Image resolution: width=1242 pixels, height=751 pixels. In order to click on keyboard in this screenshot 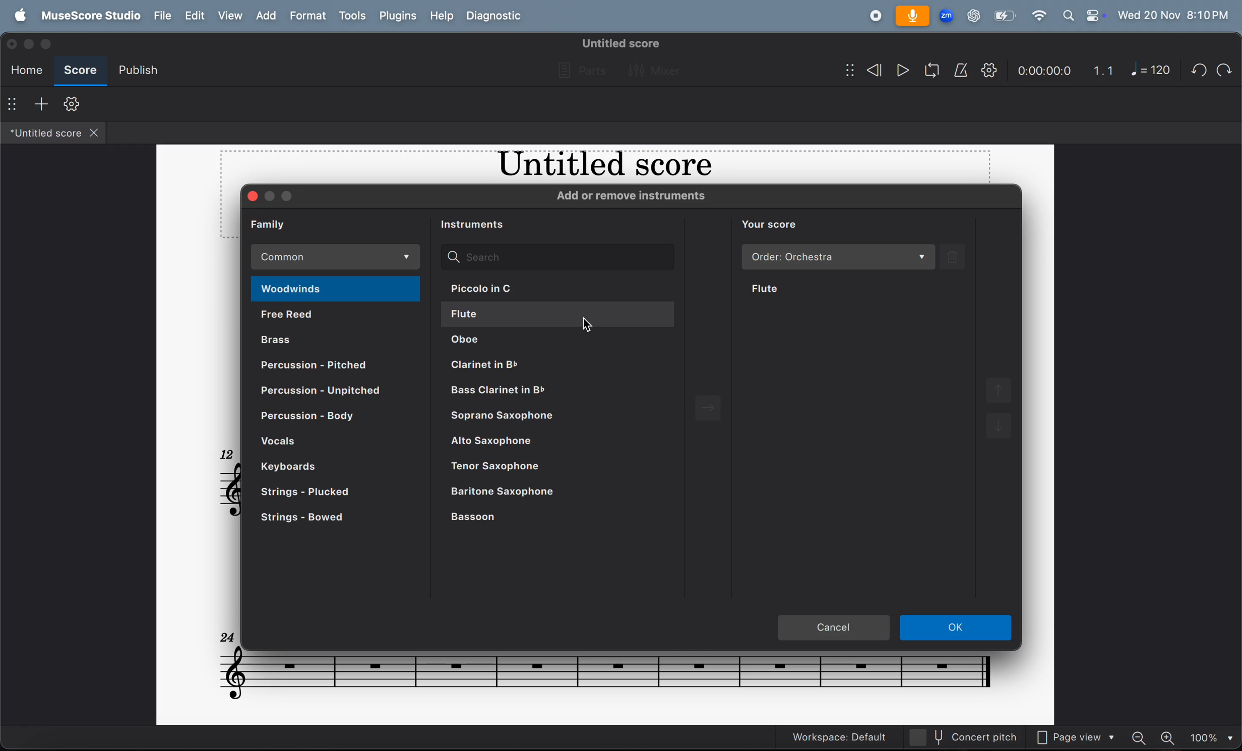, I will do `click(314, 467)`.